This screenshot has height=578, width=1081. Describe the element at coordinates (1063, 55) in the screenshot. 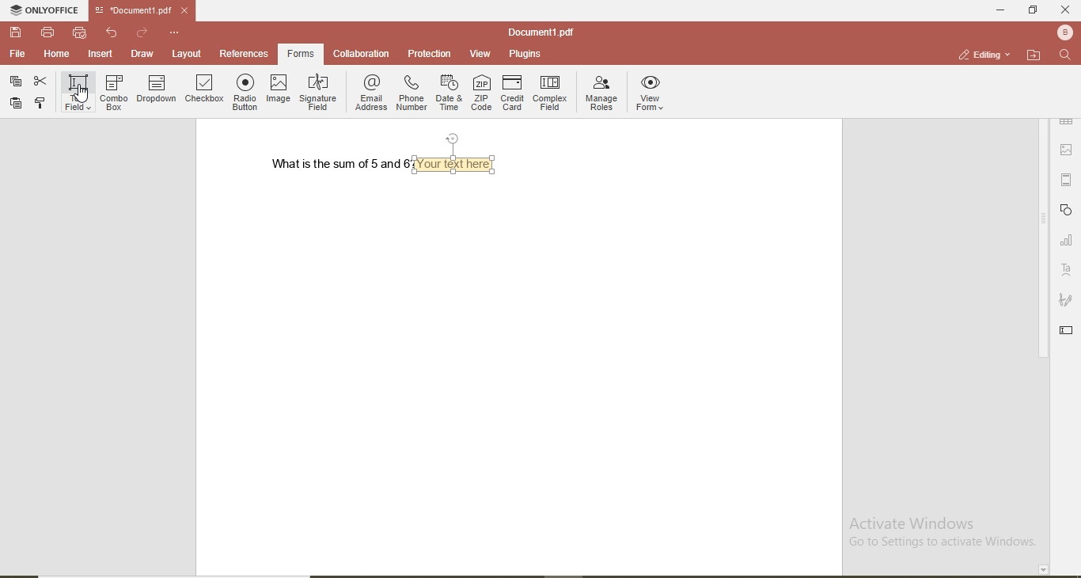

I see `search` at that location.